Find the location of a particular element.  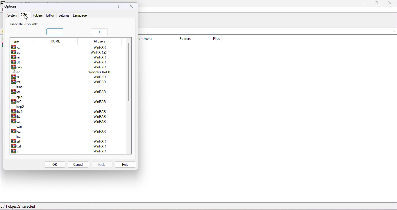

vertical scroll bar is located at coordinates (128, 72).